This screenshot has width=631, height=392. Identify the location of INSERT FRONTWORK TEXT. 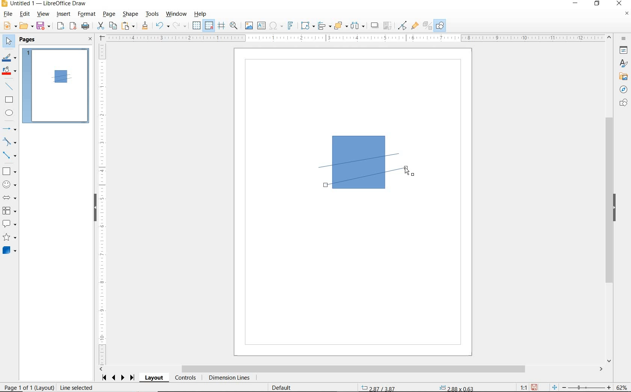
(290, 26).